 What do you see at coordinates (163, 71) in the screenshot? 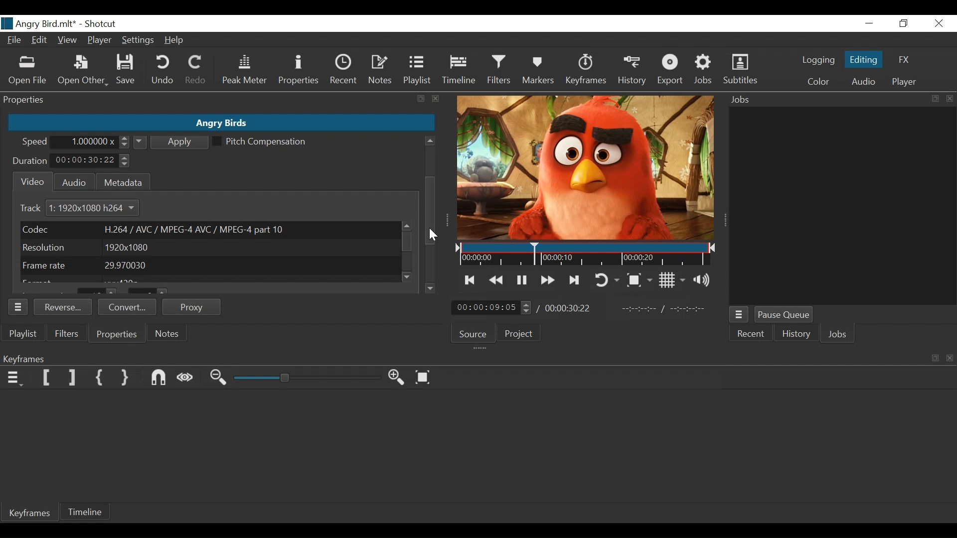
I see `Undo` at bounding box center [163, 71].